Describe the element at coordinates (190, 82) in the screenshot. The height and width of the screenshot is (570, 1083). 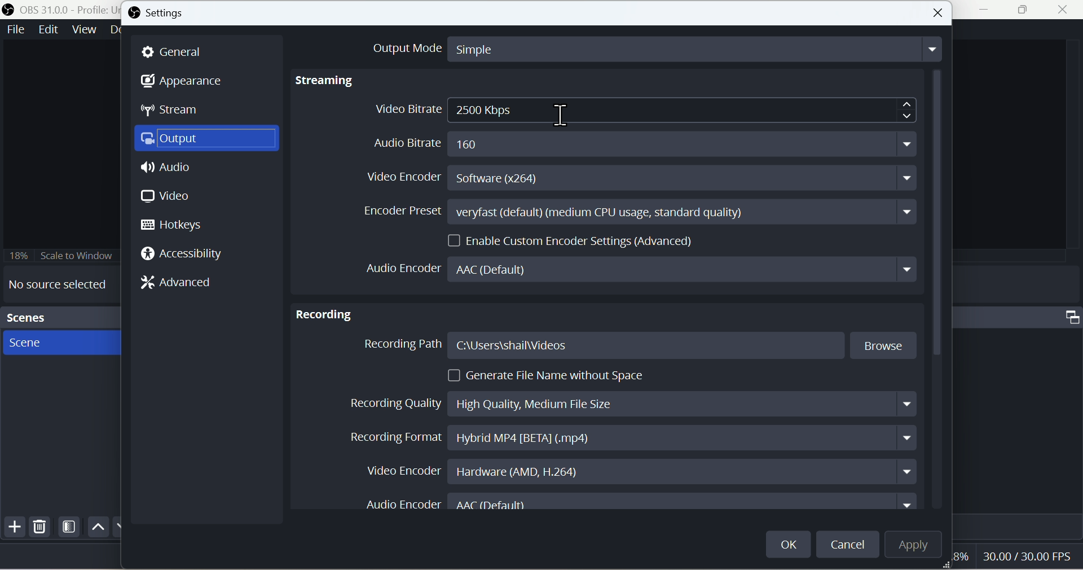
I see `Appearance` at that location.